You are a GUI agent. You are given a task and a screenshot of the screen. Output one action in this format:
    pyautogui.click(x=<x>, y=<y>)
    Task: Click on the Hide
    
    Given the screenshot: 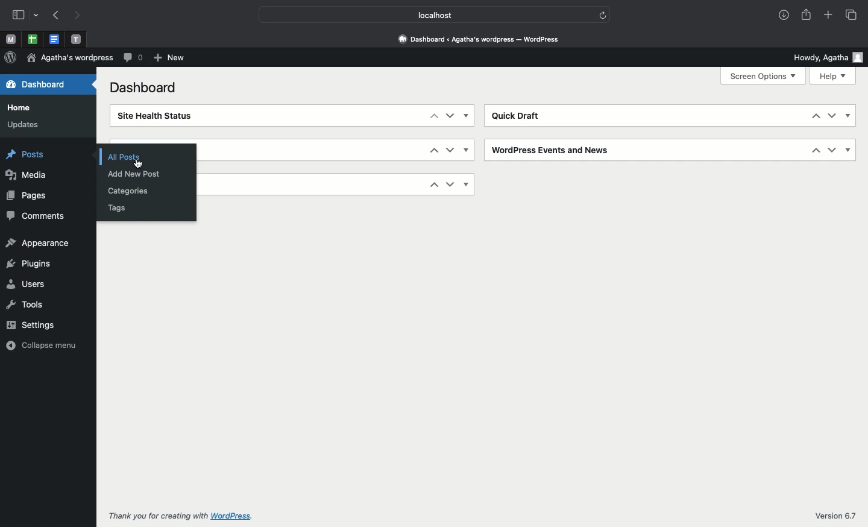 What is the action you would take?
    pyautogui.click(x=466, y=183)
    